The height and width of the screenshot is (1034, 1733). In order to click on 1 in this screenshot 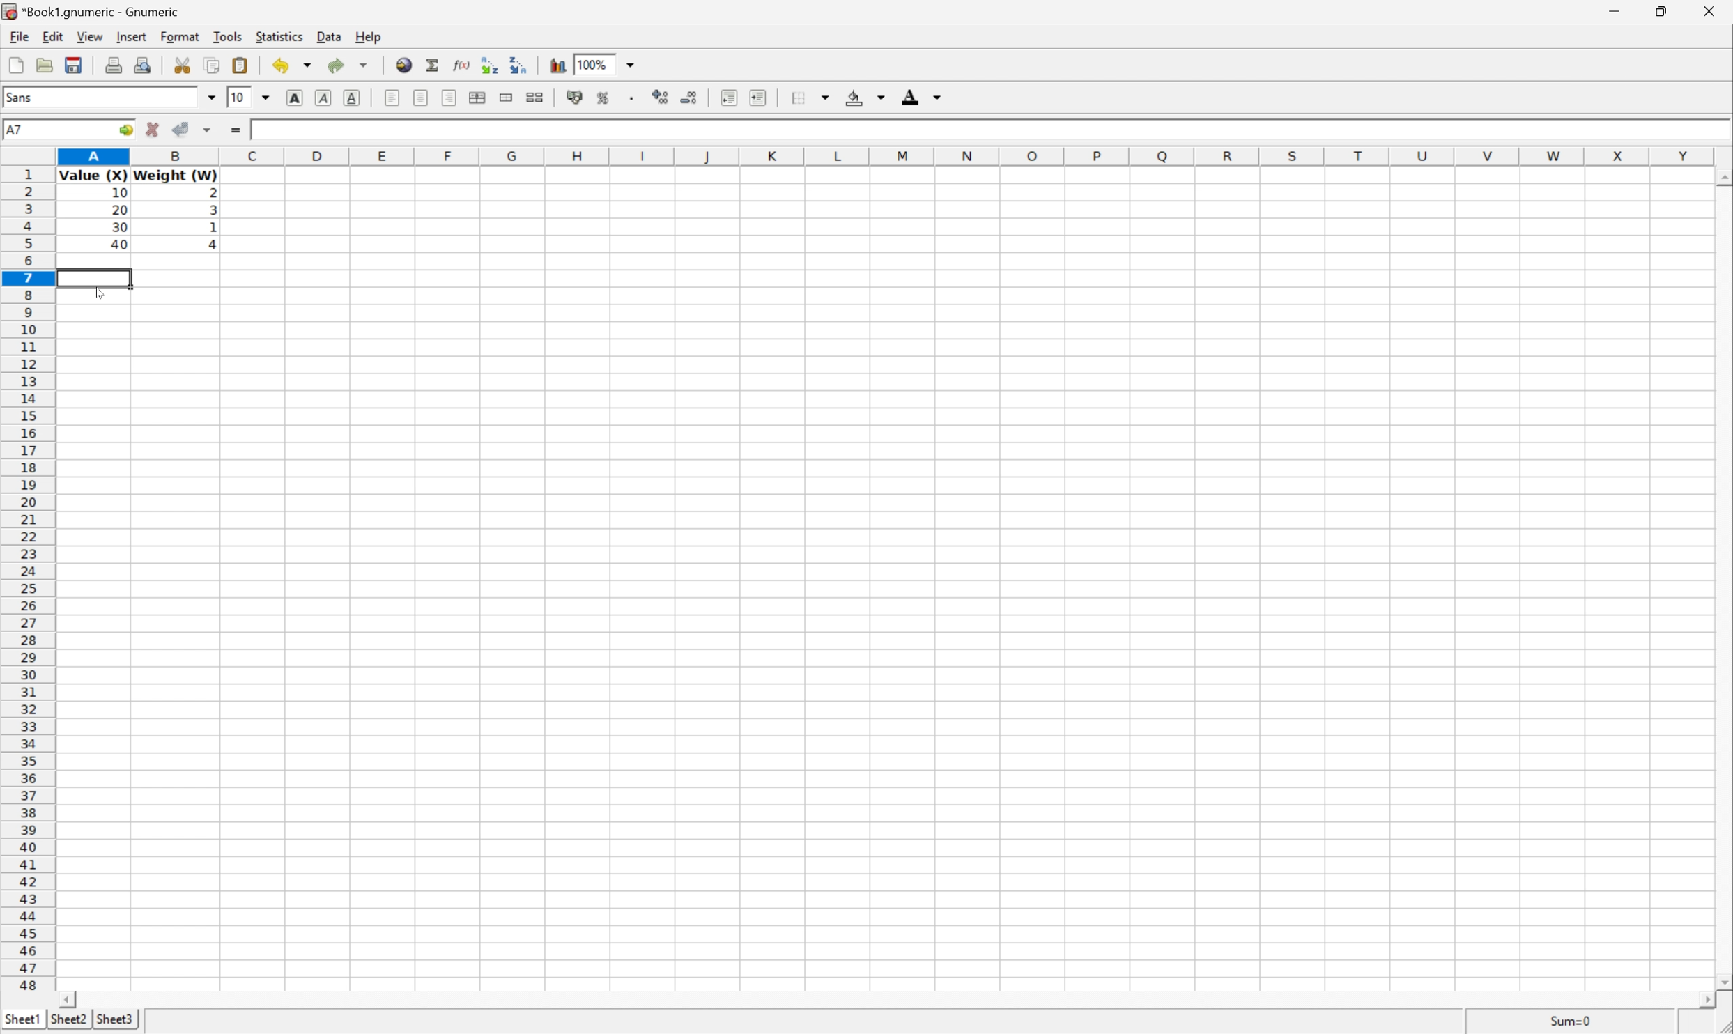, I will do `click(211, 227)`.